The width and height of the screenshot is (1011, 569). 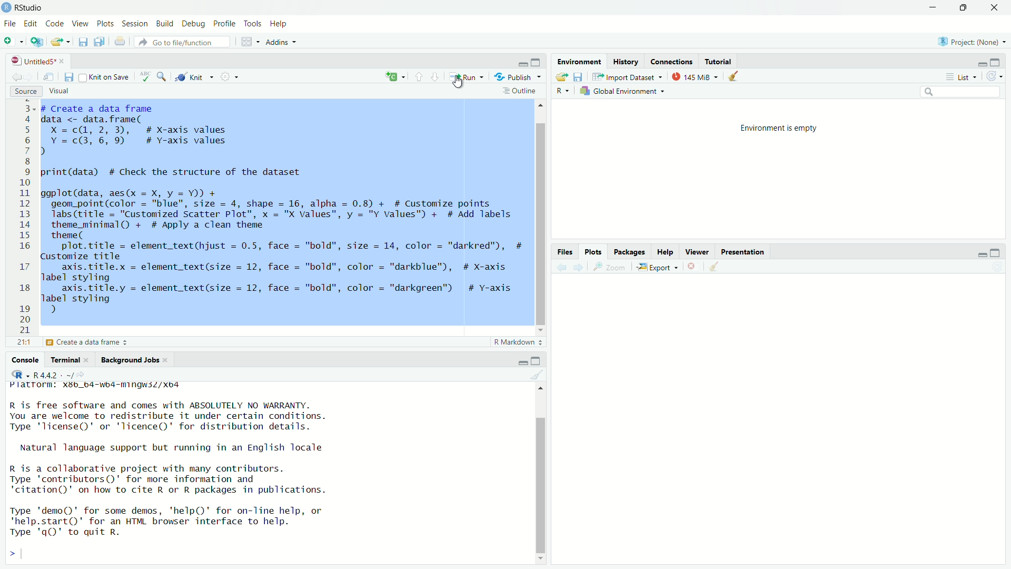 What do you see at coordinates (120, 42) in the screenshot?
I see `Print the current file` at bounding box center [120, 42].